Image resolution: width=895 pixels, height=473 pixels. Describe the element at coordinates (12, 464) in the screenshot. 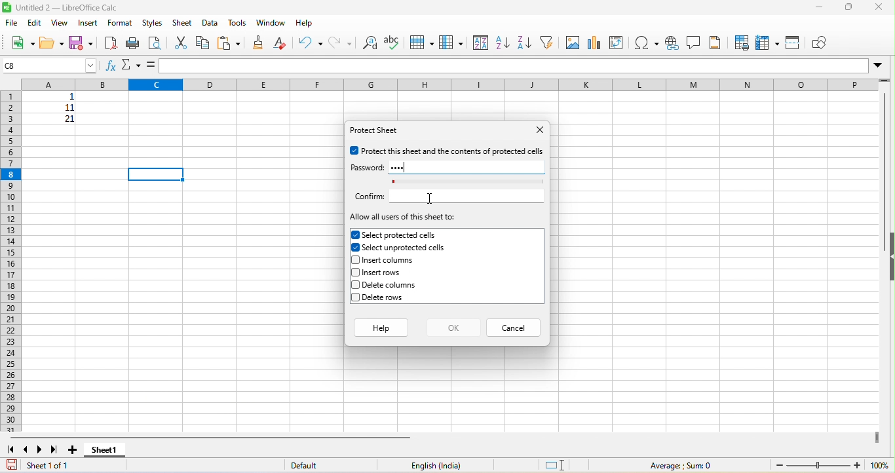

I see `save` at that location.